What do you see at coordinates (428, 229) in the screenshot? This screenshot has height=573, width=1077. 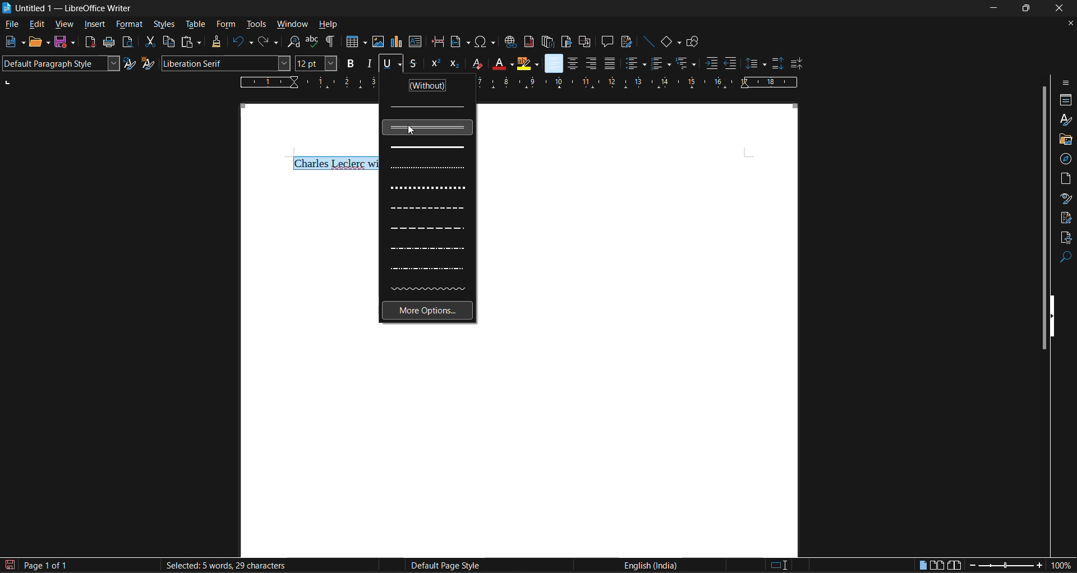 I see `long dash` at bounding box center [428, 229].